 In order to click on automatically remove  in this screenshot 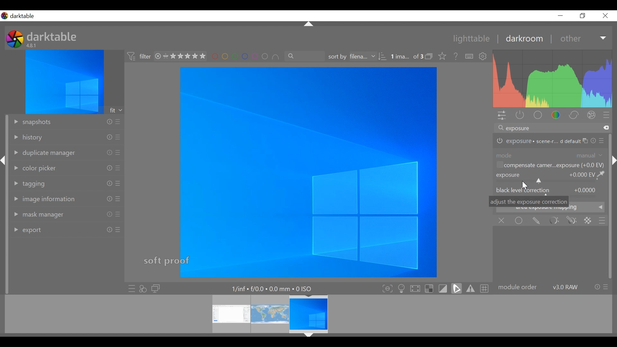, I will do `click(556, 165)`.